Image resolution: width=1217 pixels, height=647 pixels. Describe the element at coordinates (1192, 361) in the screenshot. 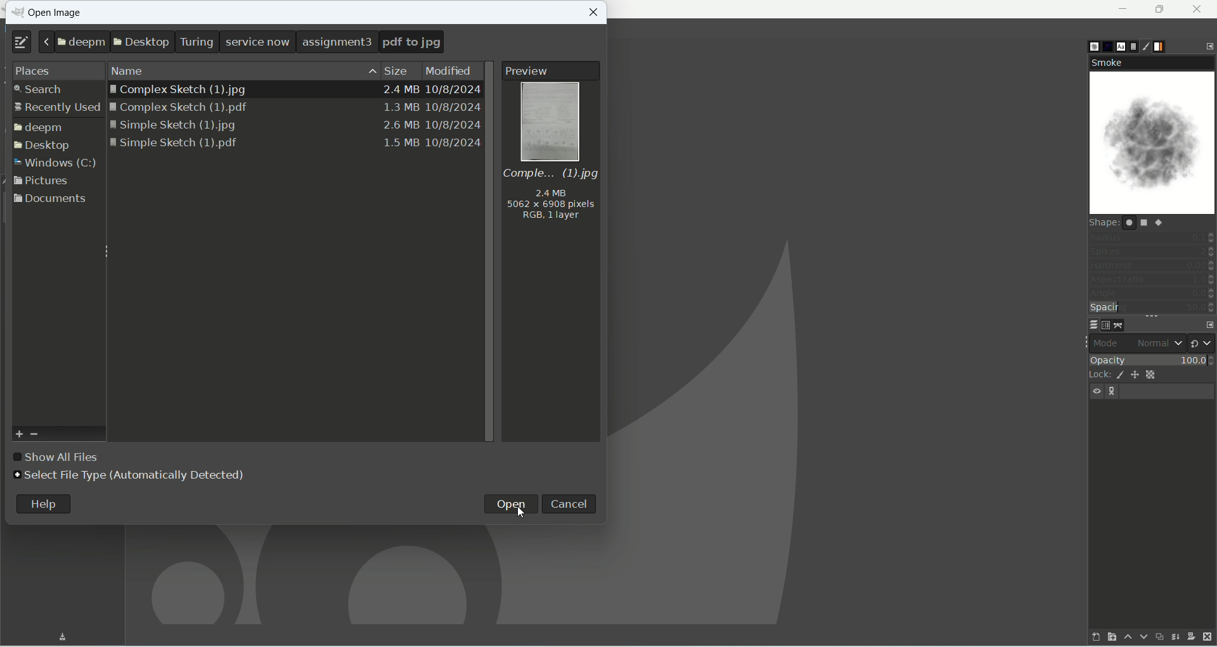

I see `100` at that location.